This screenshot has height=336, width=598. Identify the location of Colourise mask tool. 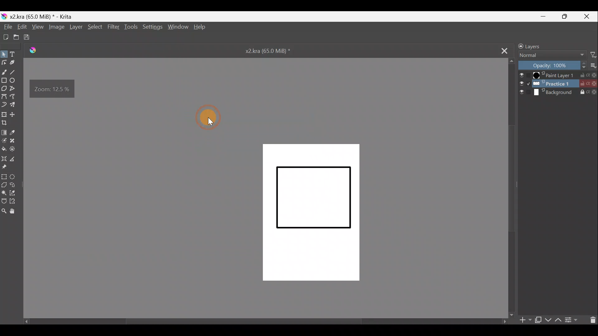
(4, 142).